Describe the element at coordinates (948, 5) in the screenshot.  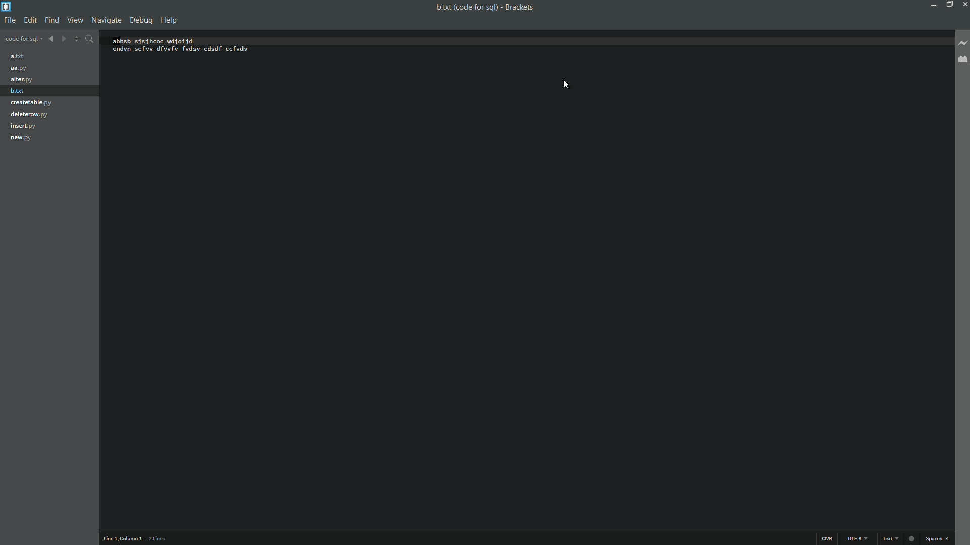
I see `maximize` at that location.